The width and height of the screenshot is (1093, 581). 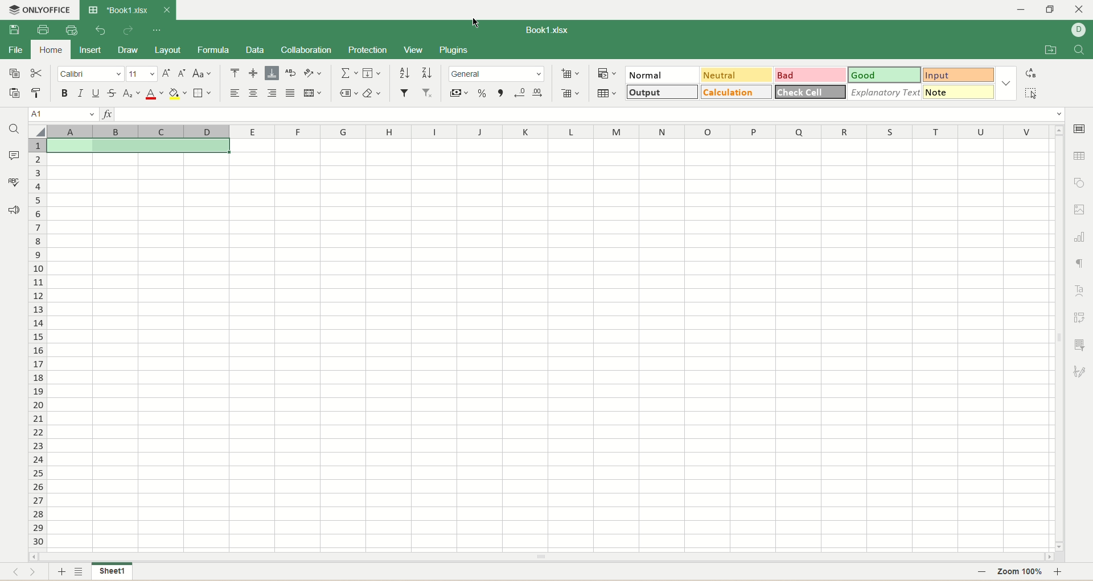 I want to click on maximize, so click(x=1053, y=9).